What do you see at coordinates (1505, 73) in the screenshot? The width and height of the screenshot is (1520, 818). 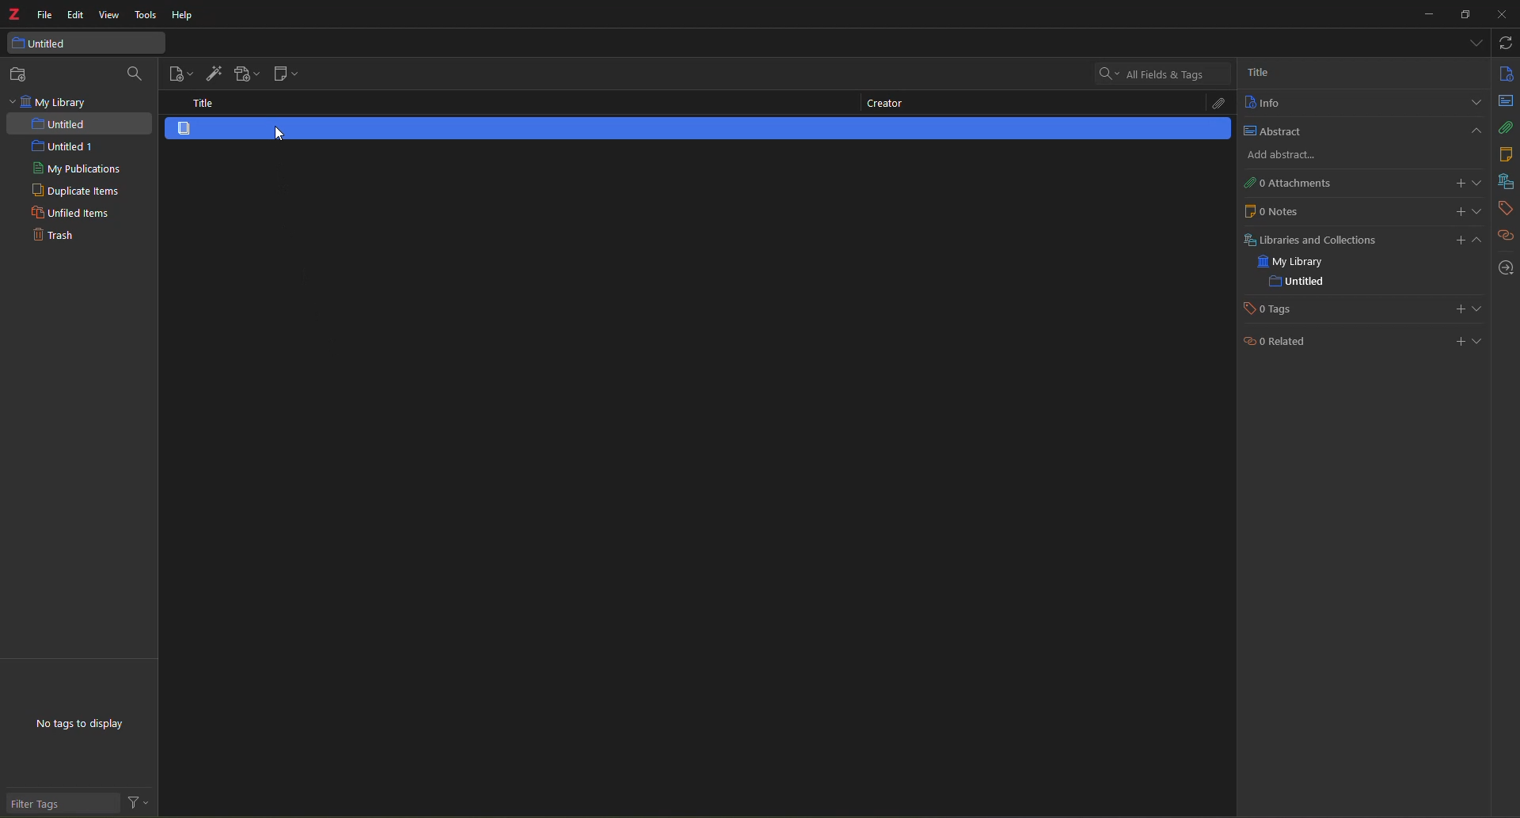 I see `info` at bounding box center [1505, 73].